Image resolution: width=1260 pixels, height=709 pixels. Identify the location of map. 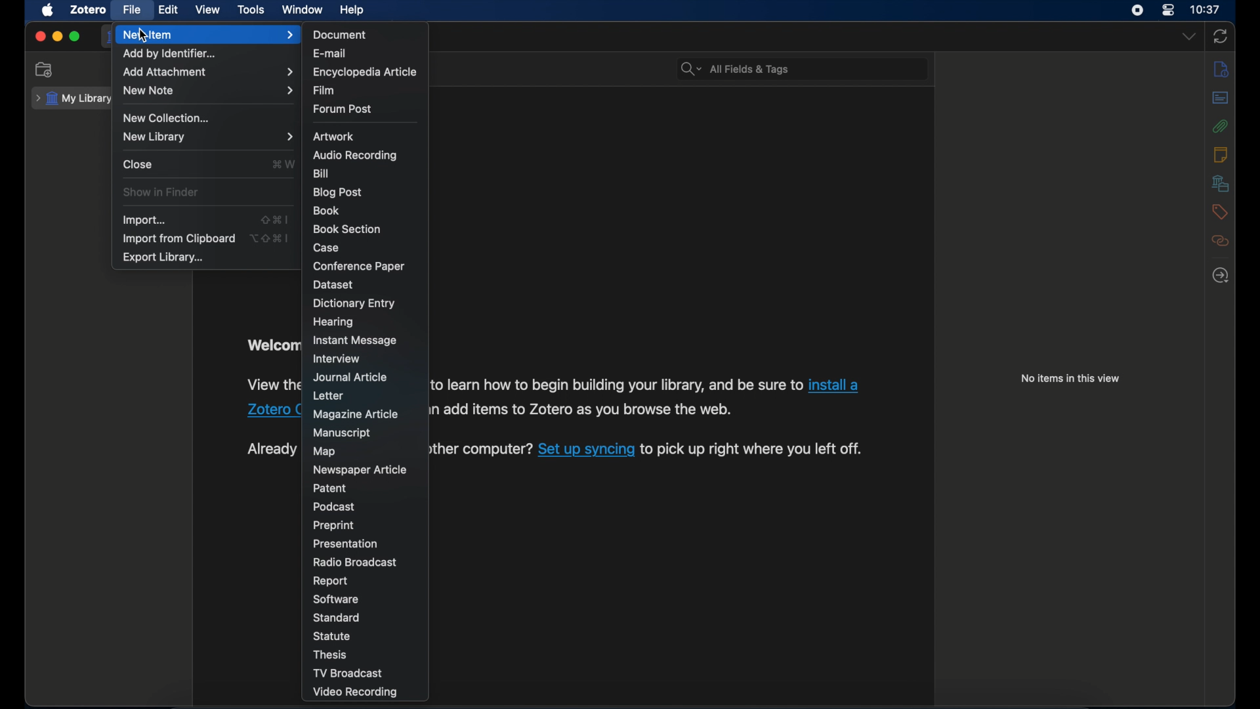
(324, 451).